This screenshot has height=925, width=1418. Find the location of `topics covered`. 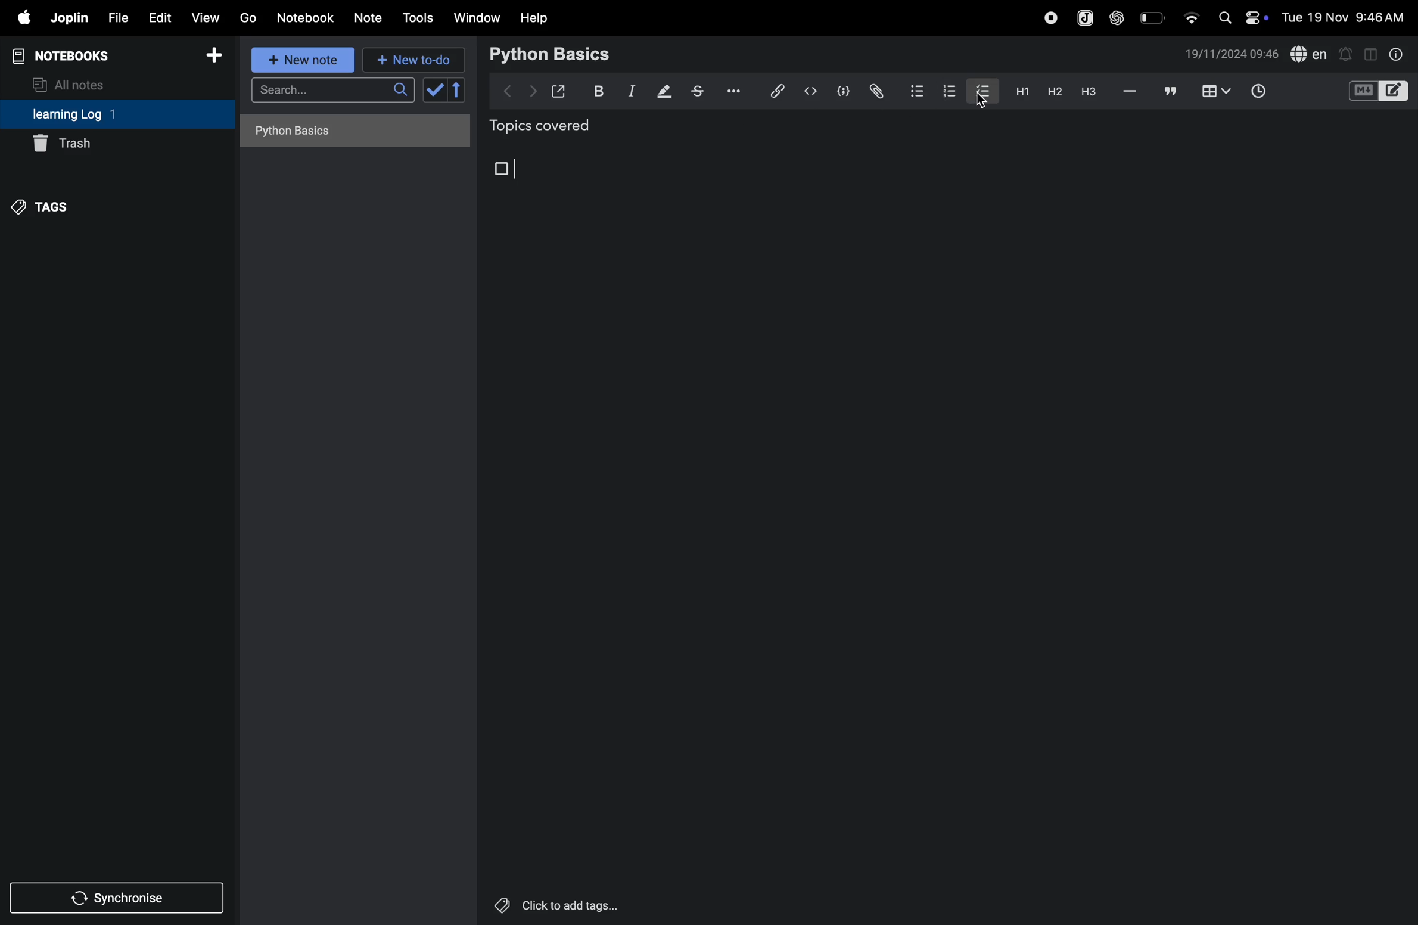

topics covered is located at coordinates (553, 128).